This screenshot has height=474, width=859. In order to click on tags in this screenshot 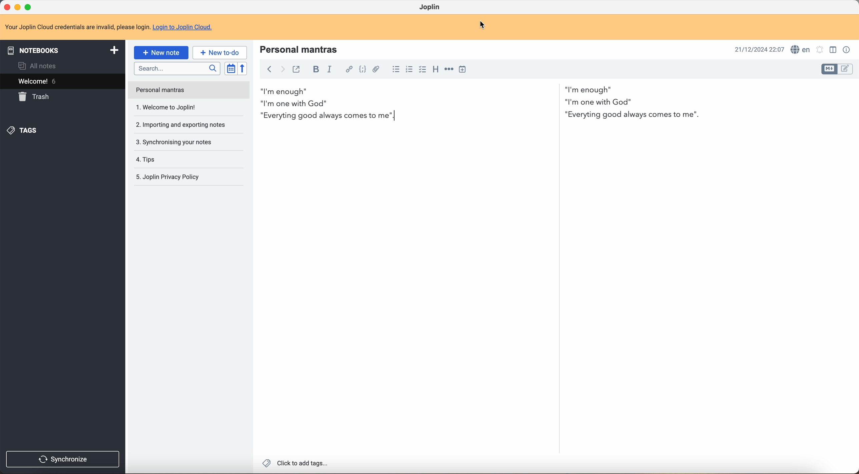, I will do `click(24, 131)`.